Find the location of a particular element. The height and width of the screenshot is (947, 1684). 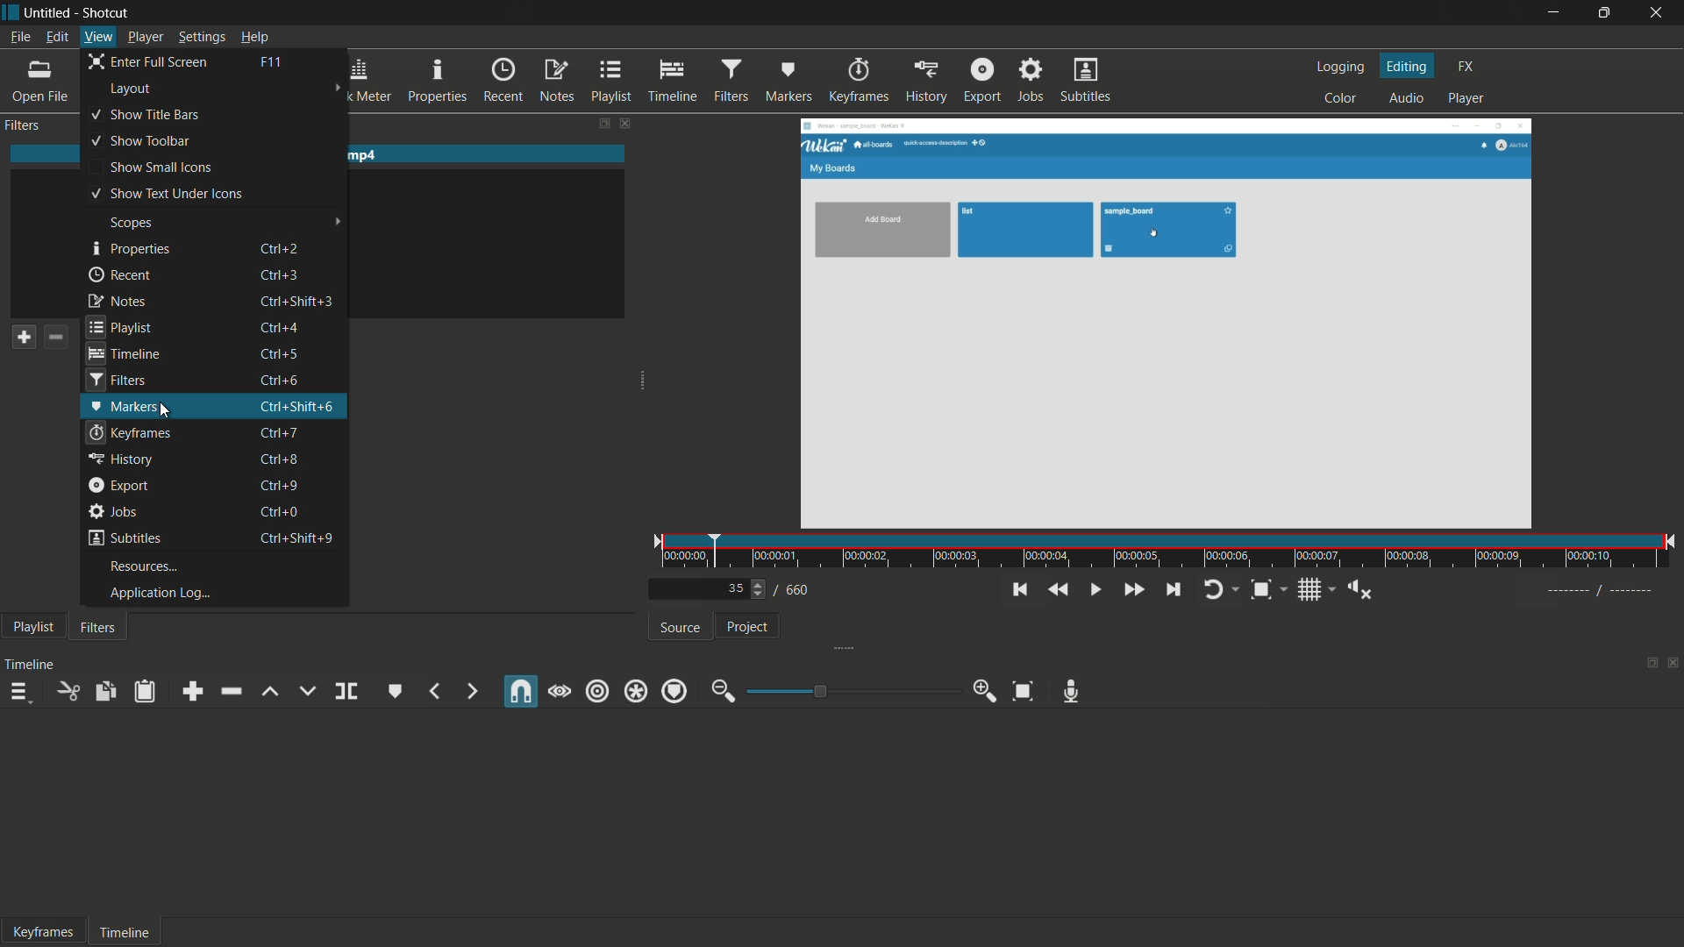

keyboard shortcut is located at coordinates (278, 510).